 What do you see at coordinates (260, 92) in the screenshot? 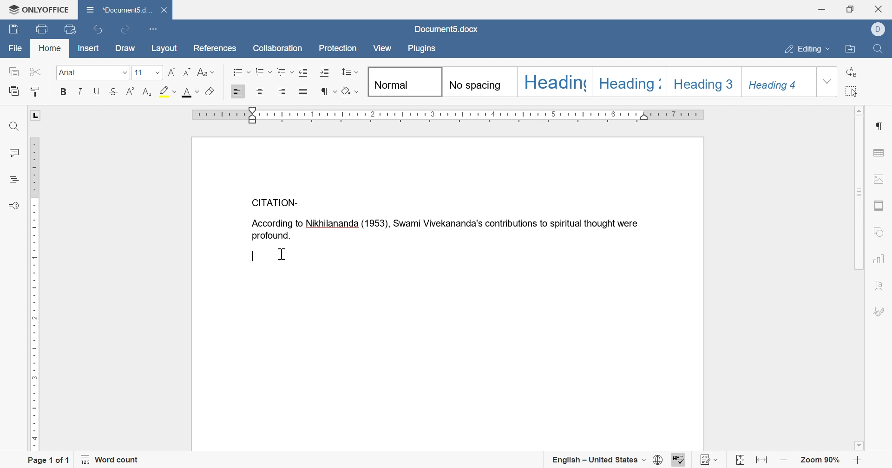
I see `align center` at bounding box center [260, 92].